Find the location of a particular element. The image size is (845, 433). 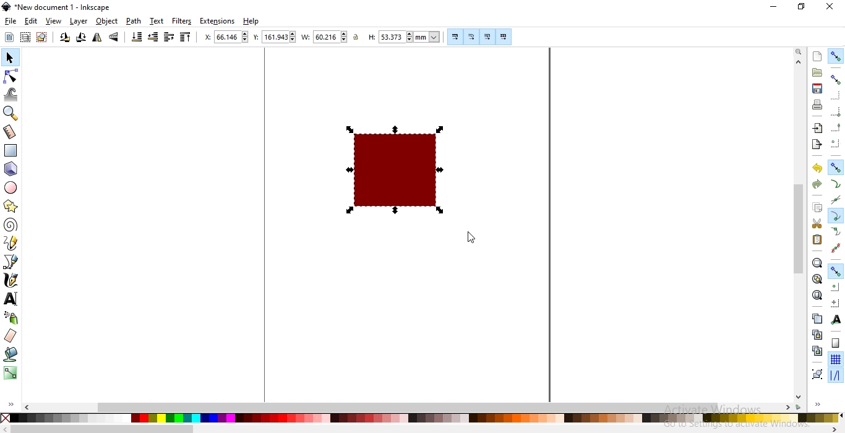

create stars and polygons is located at coordinates (10, 207).